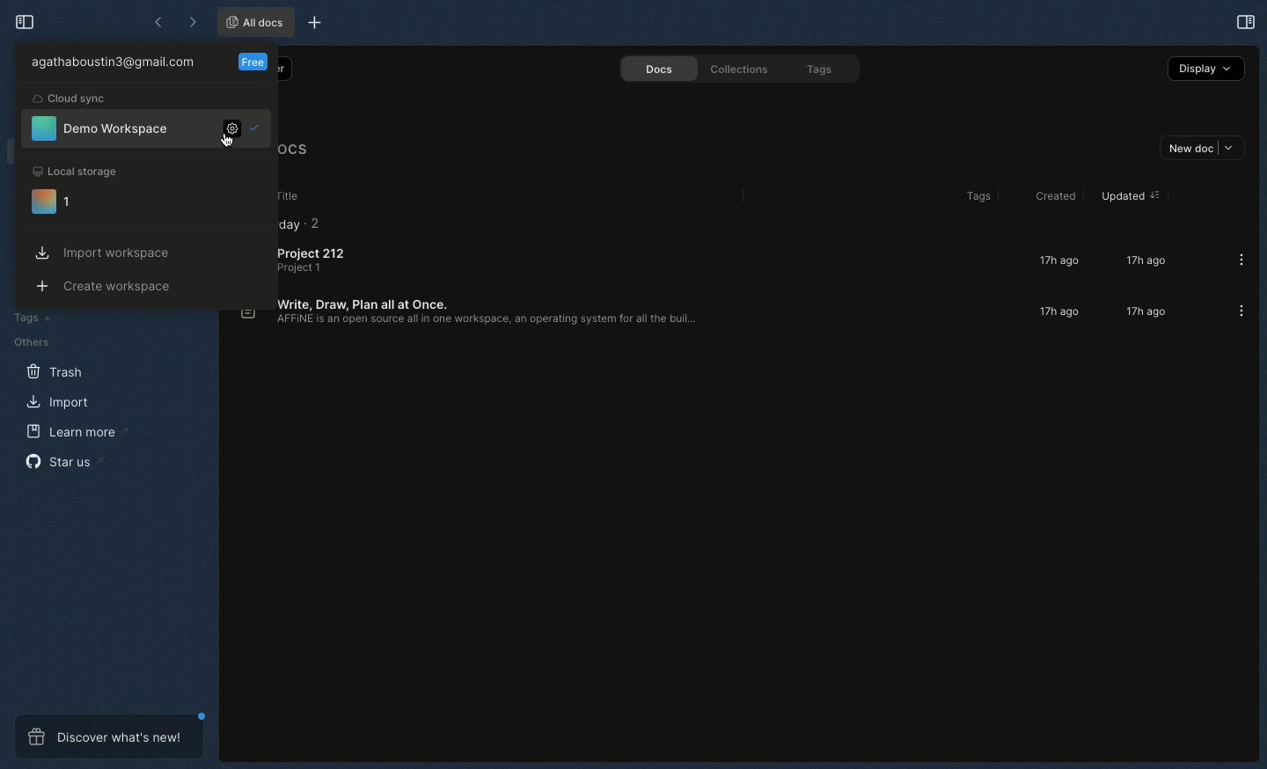  What do you see at coordinates (1057, 261) in the screenshot?
I see `17h ago` at bounding box center [1057, 261].